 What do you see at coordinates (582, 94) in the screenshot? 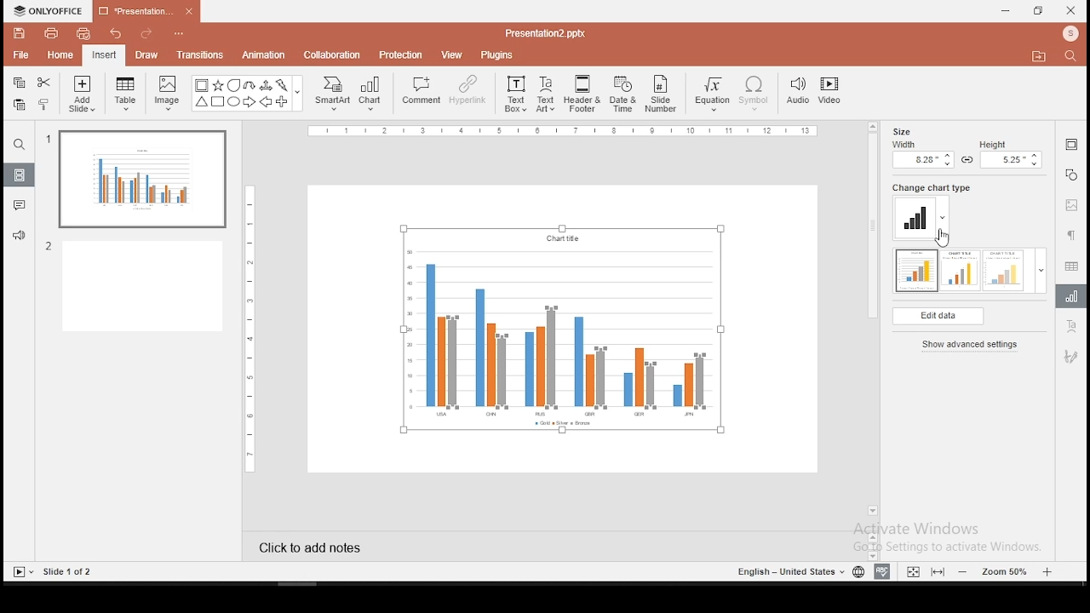
I see `header and footer` at bounding box center [582, 94].